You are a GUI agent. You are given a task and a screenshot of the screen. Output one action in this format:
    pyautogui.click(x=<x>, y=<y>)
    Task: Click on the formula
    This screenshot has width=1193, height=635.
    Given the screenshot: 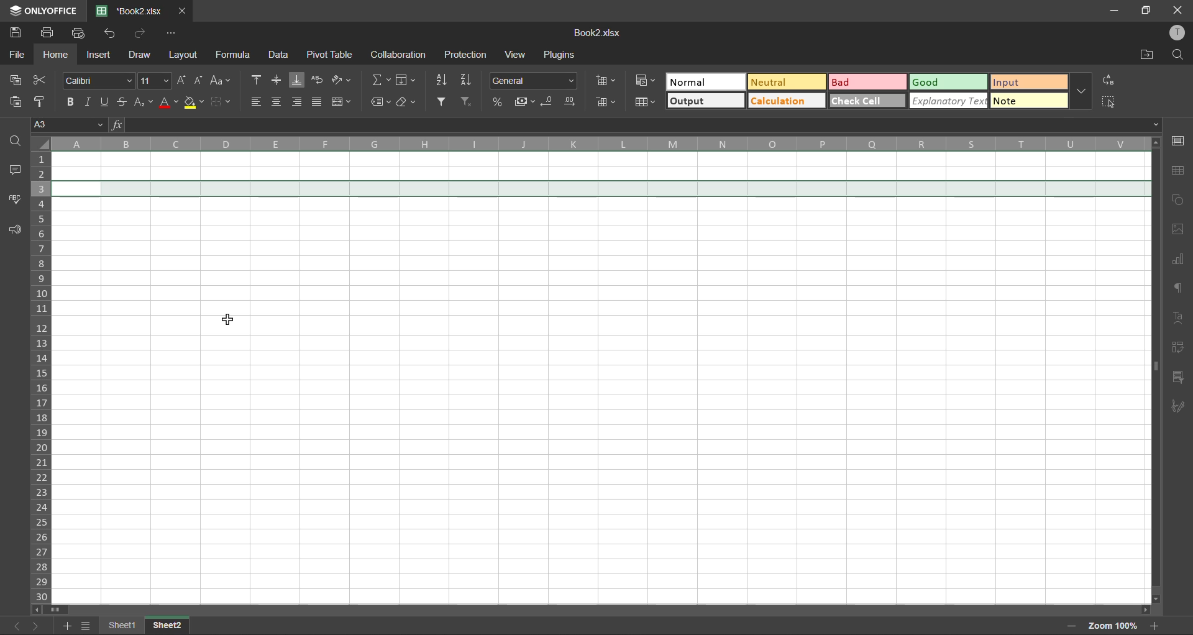 What is the action you would take?
    pyautogui.click(x=234, y=56)
    